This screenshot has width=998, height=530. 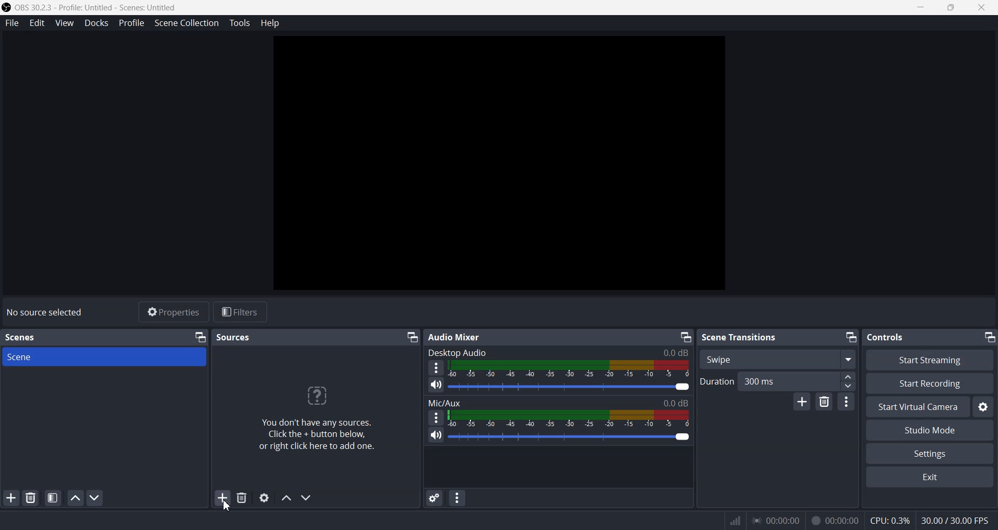 I want to click on Minimize, so click(x=200, y=337).